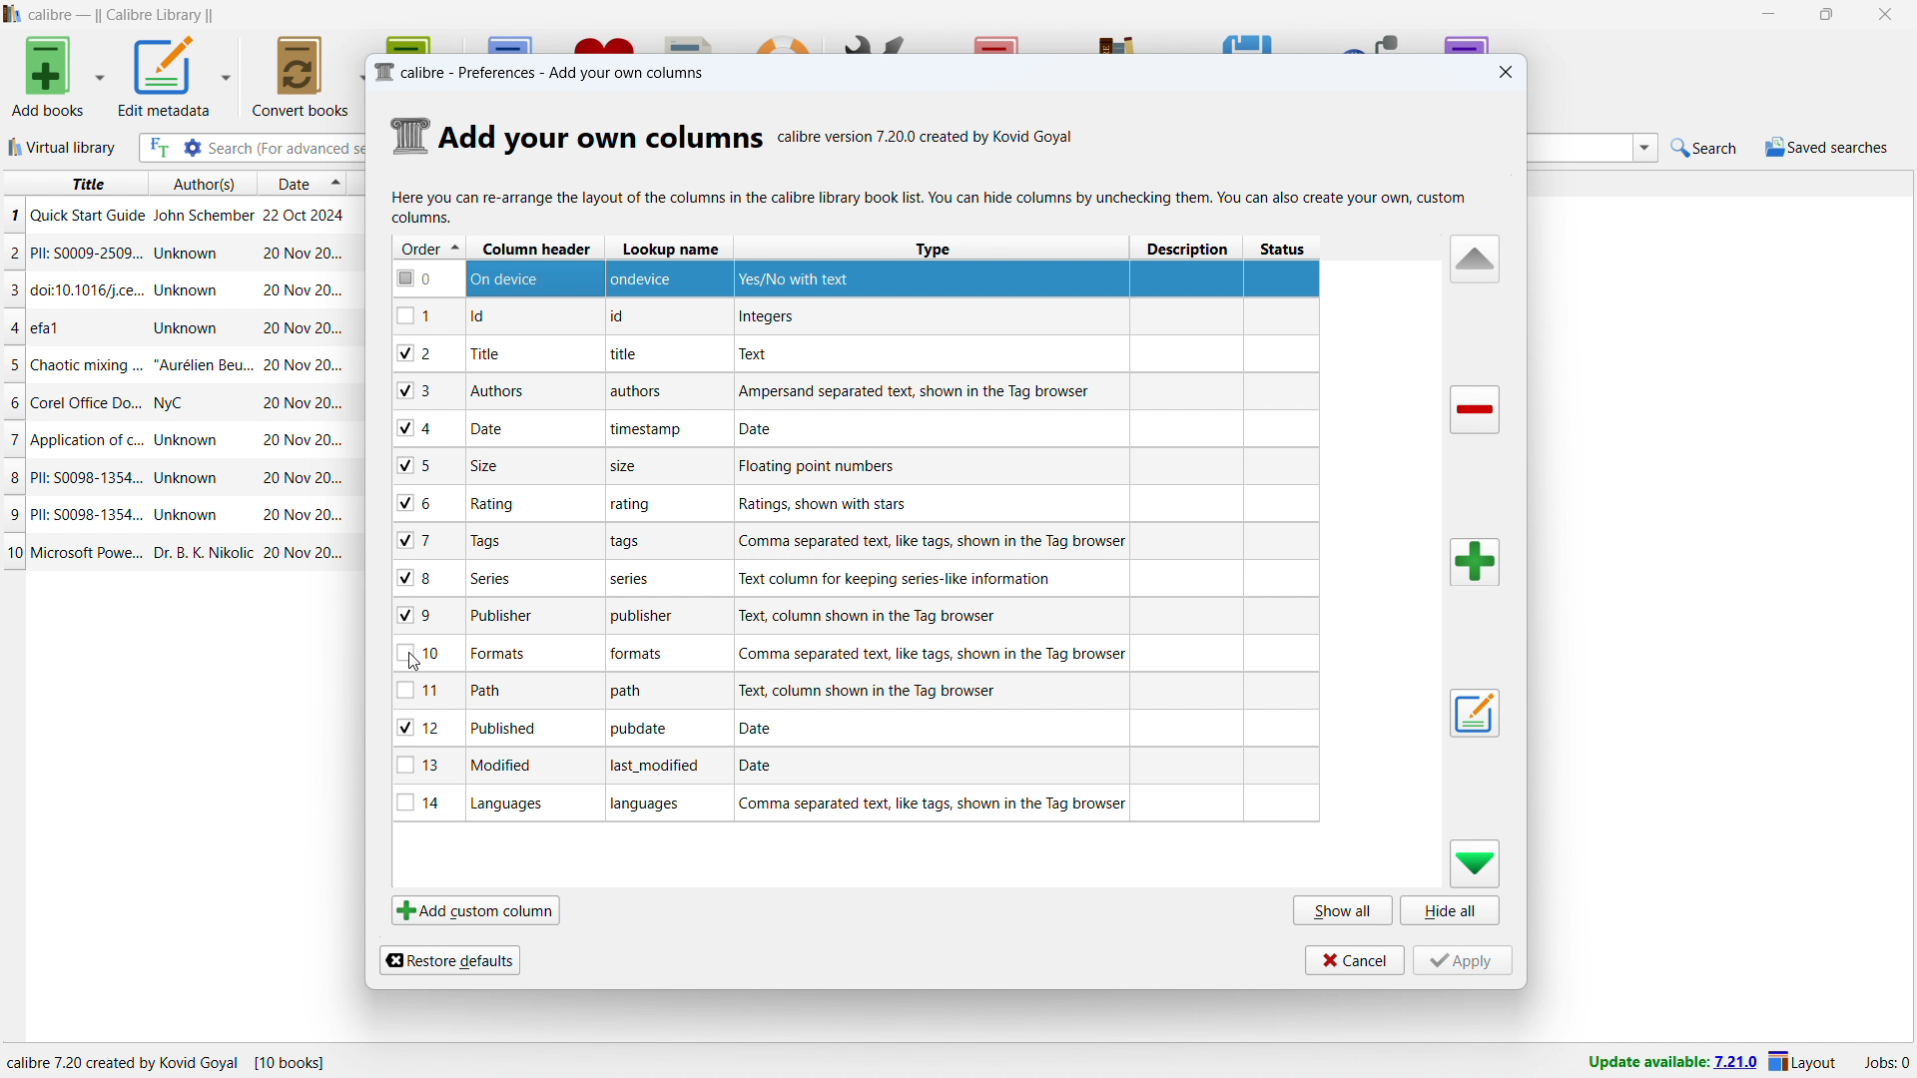 This screenshot has height=1078, width=1917. What do you see at coordinates (1476, 562) in the screenshot?
I see `add column` at bounding box center [1476, 562].